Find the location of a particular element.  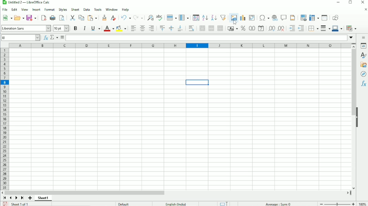

Find and replace is located at coordinates (150, 17).